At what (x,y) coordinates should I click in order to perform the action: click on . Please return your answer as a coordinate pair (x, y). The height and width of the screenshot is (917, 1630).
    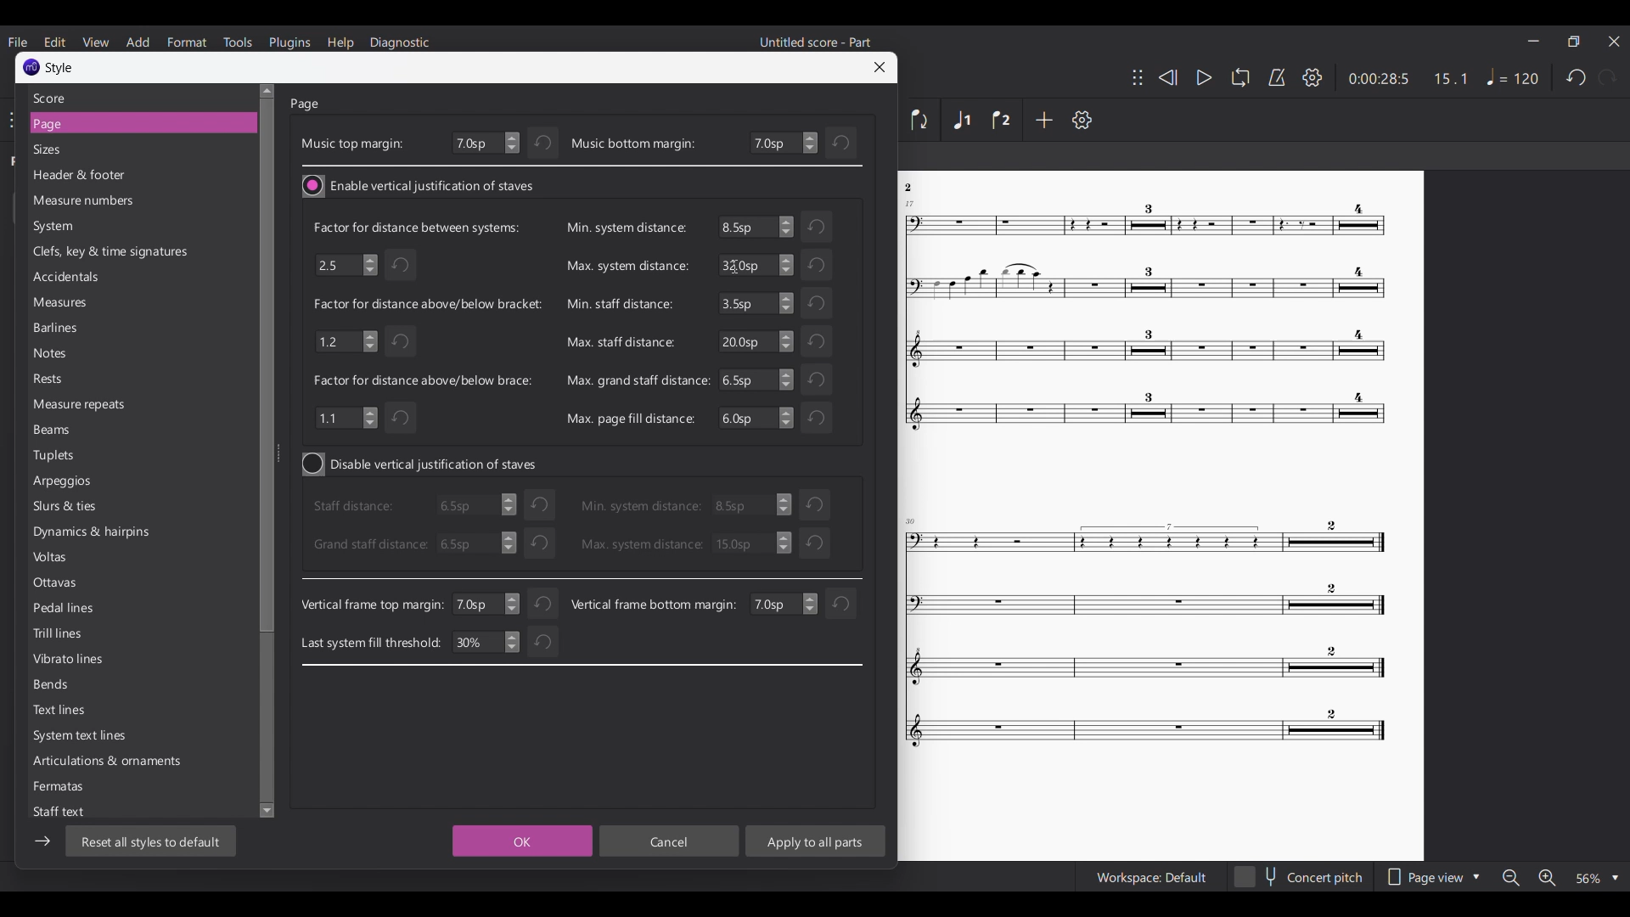
    Looking at the image, I should click on (1144, 639).